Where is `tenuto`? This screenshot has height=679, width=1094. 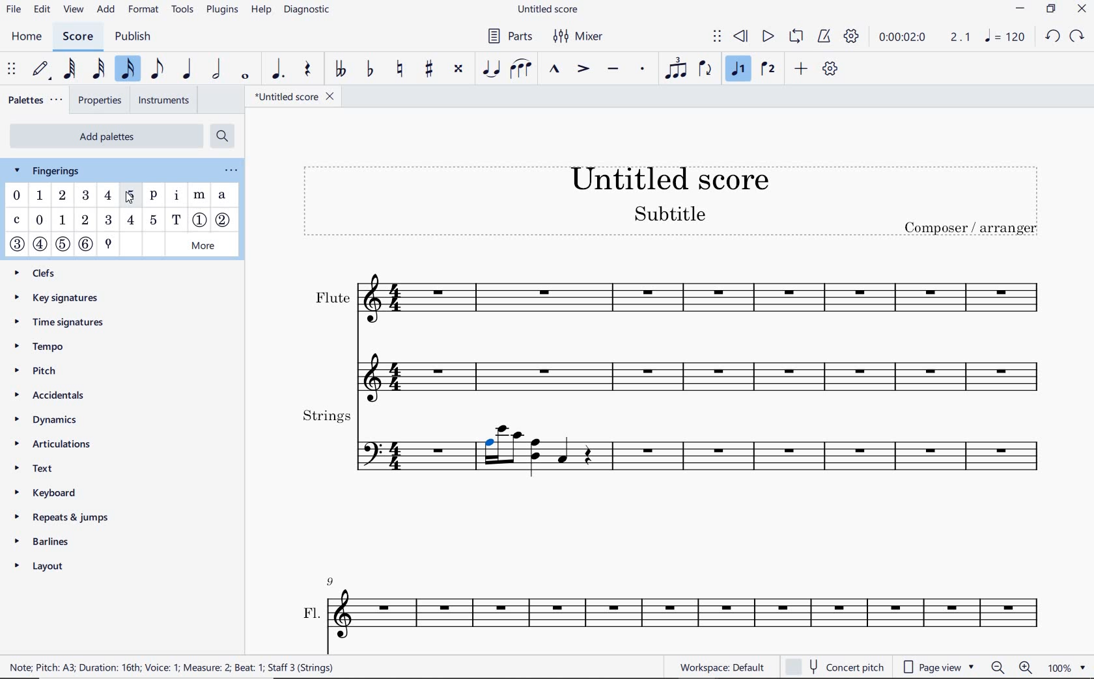
tenuto is located at coordinates (613, 70).